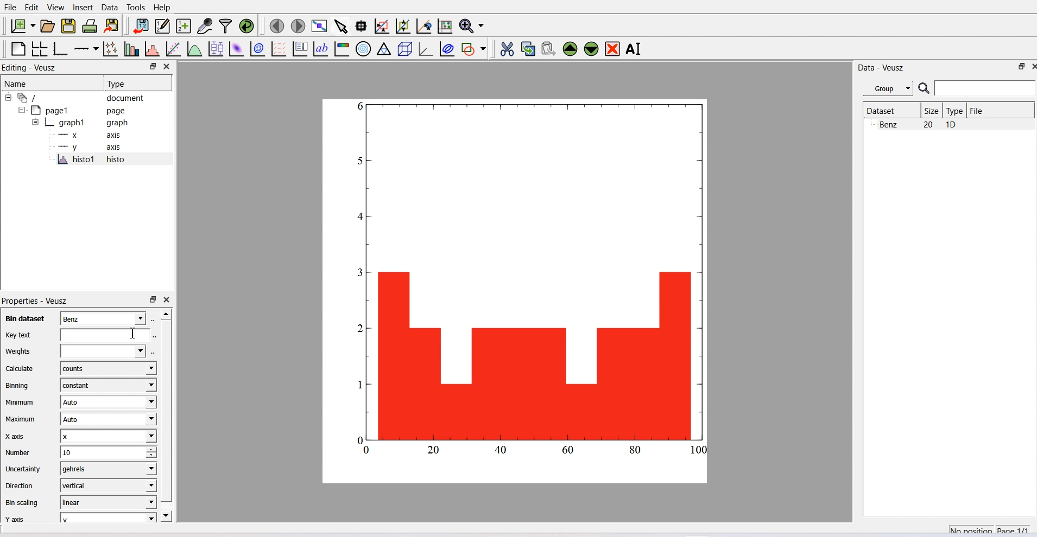  Describe the element at coordinates (166, 314) in the screenshot. I see `Scroll up` at that location.